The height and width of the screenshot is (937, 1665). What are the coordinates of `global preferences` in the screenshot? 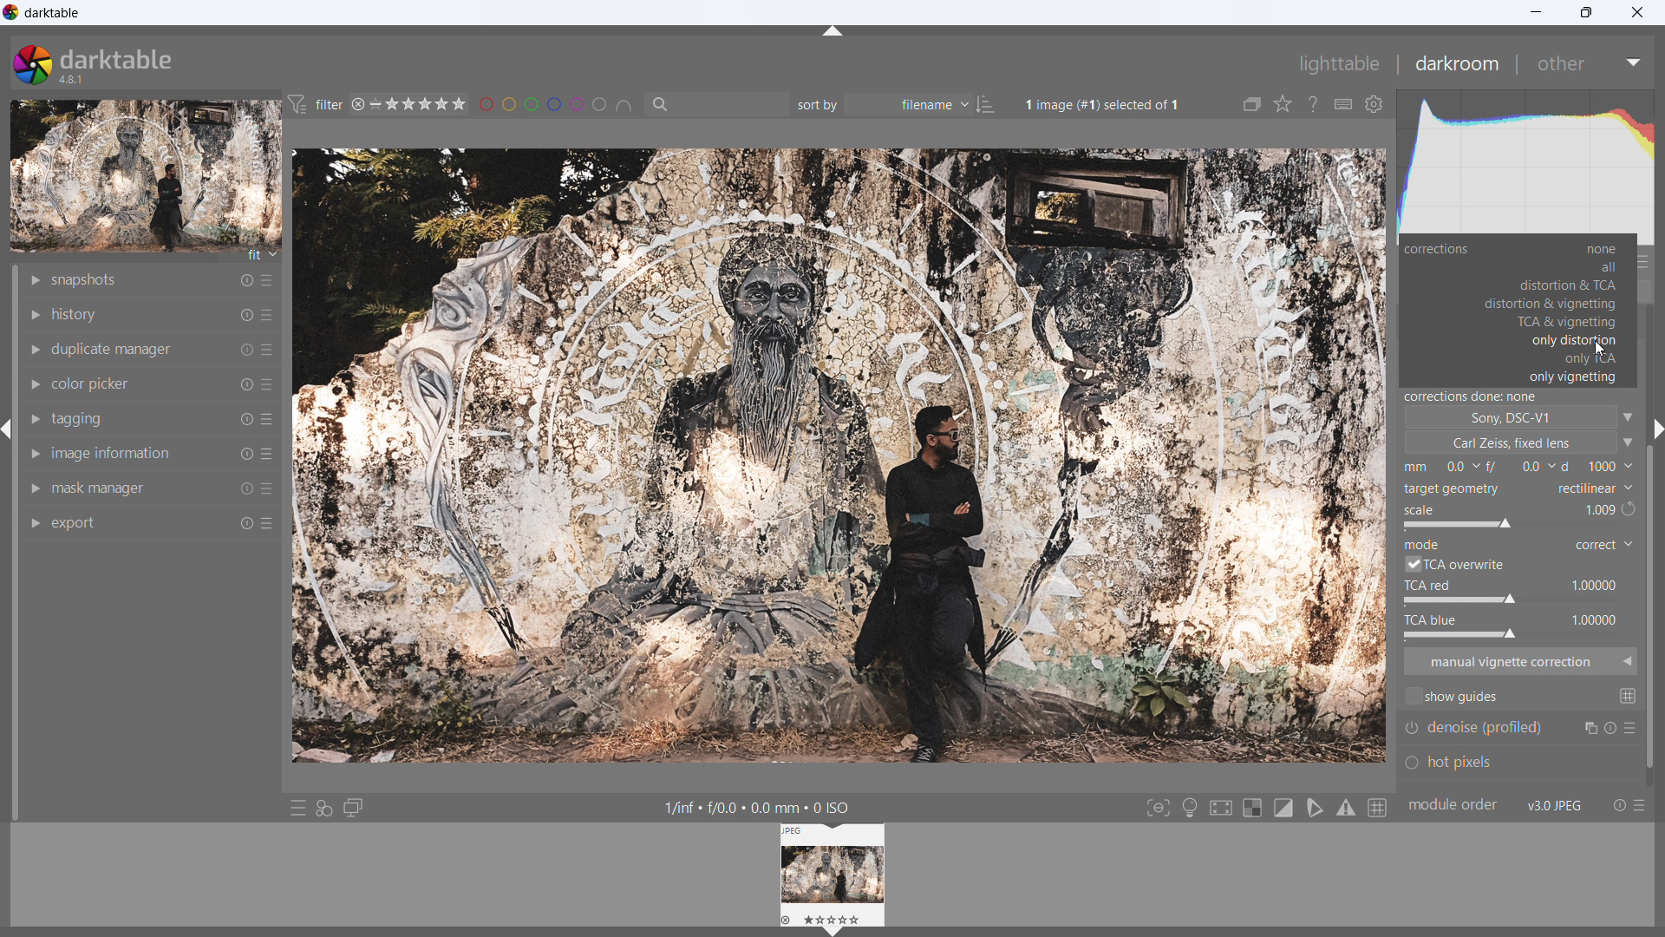 It's located at (1374, 104).